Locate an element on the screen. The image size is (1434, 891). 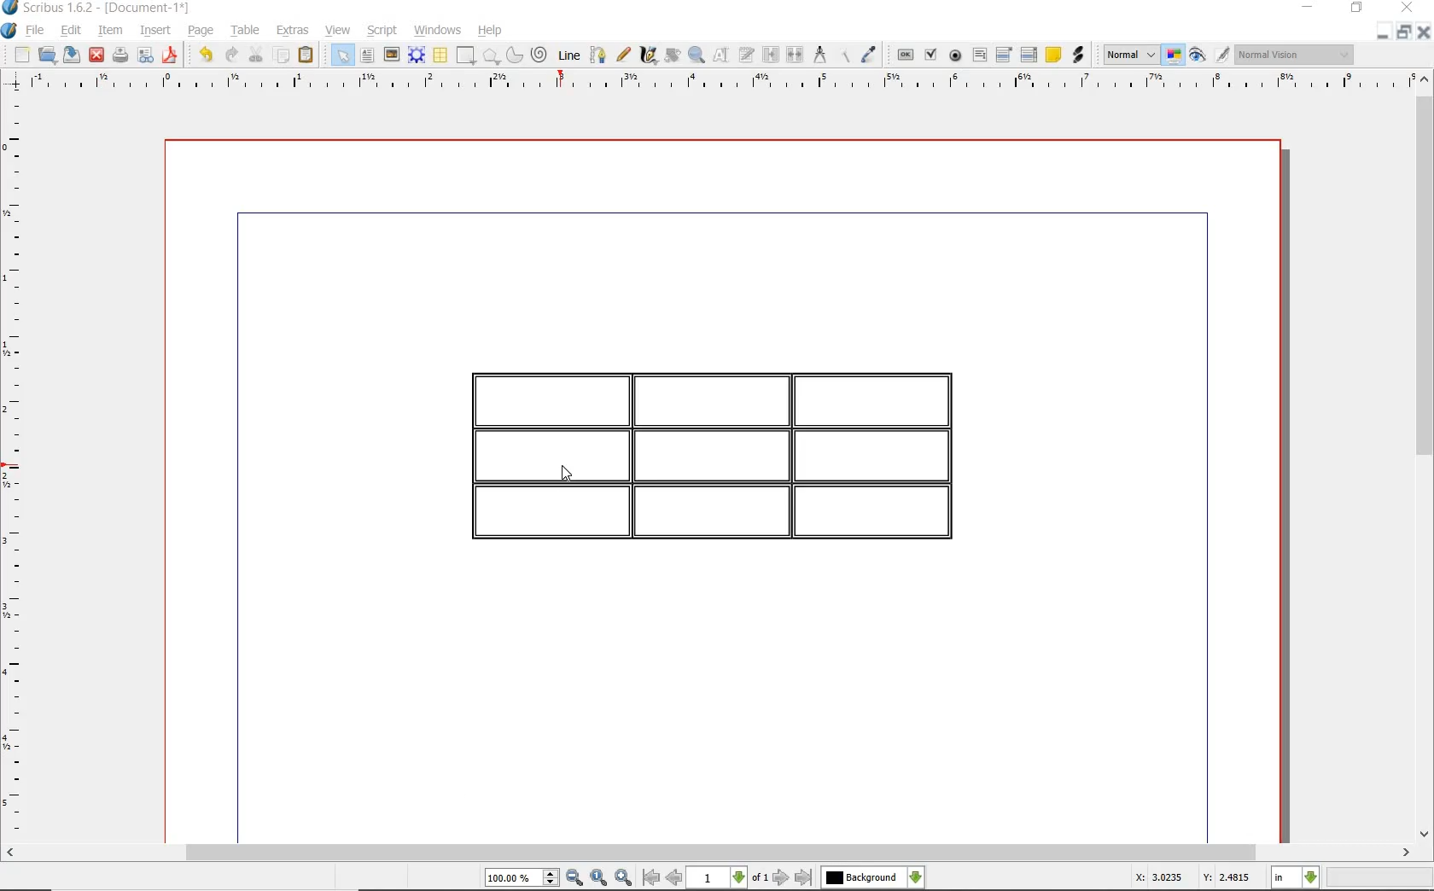
line is located at coordinates (568, 55).